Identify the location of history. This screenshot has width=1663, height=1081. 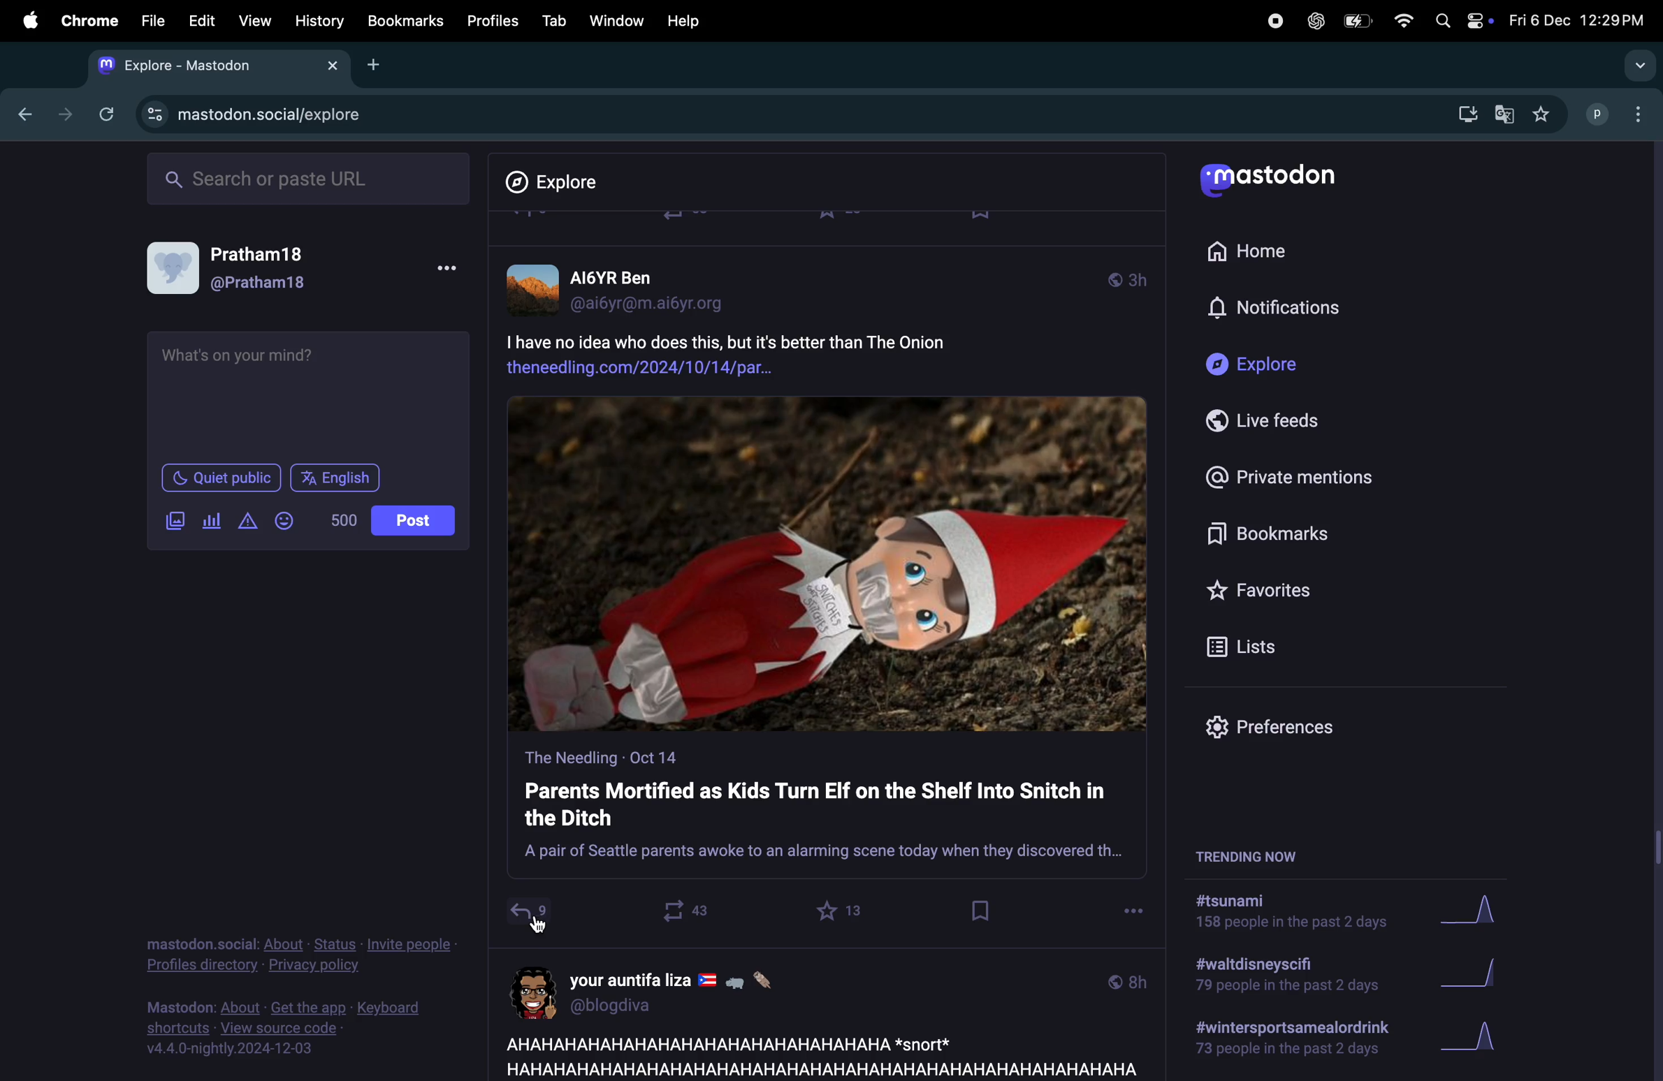
(321, 21).